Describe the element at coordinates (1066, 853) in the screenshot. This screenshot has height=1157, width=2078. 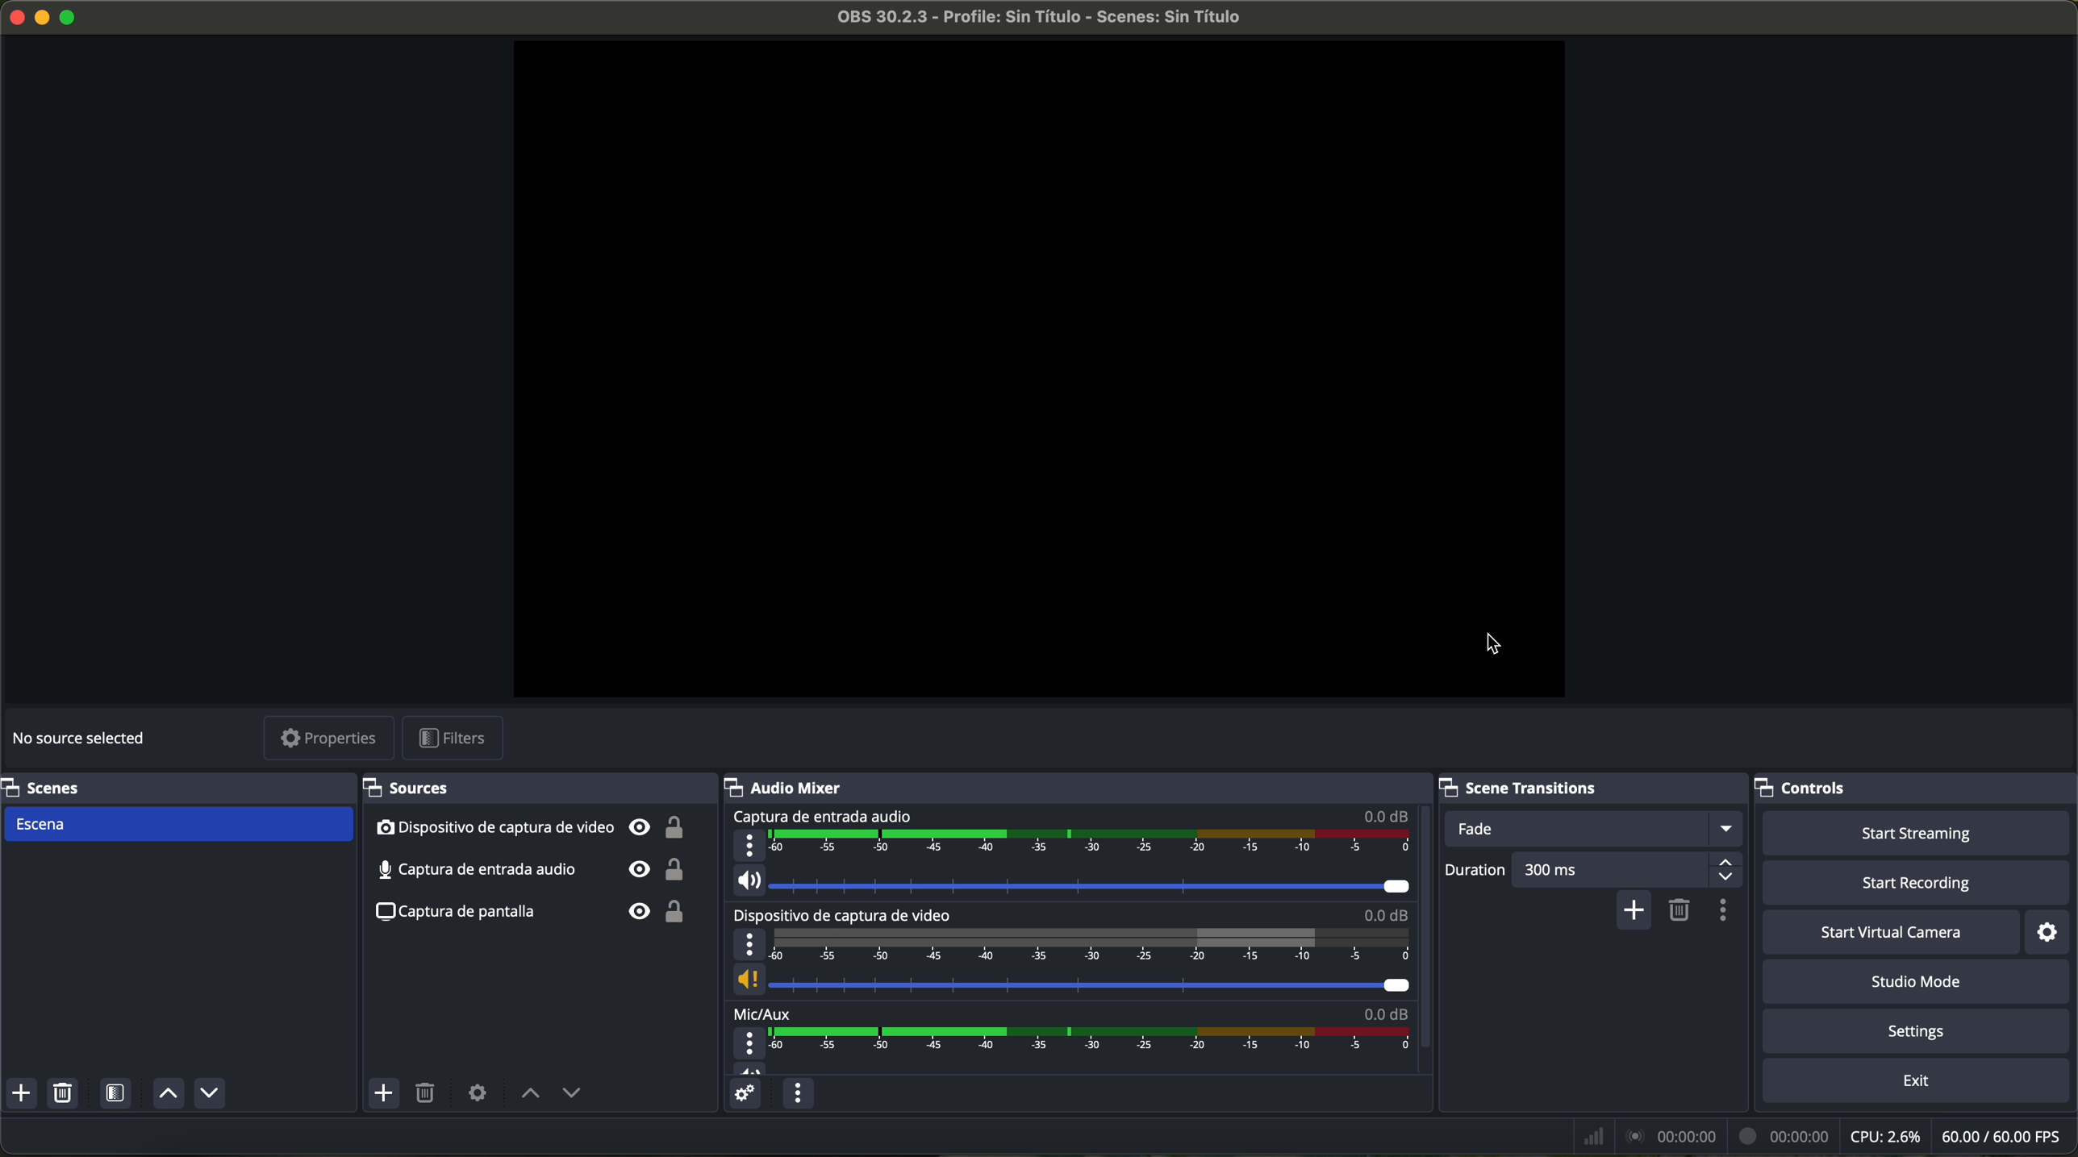
I see `audio input capture` at that location.